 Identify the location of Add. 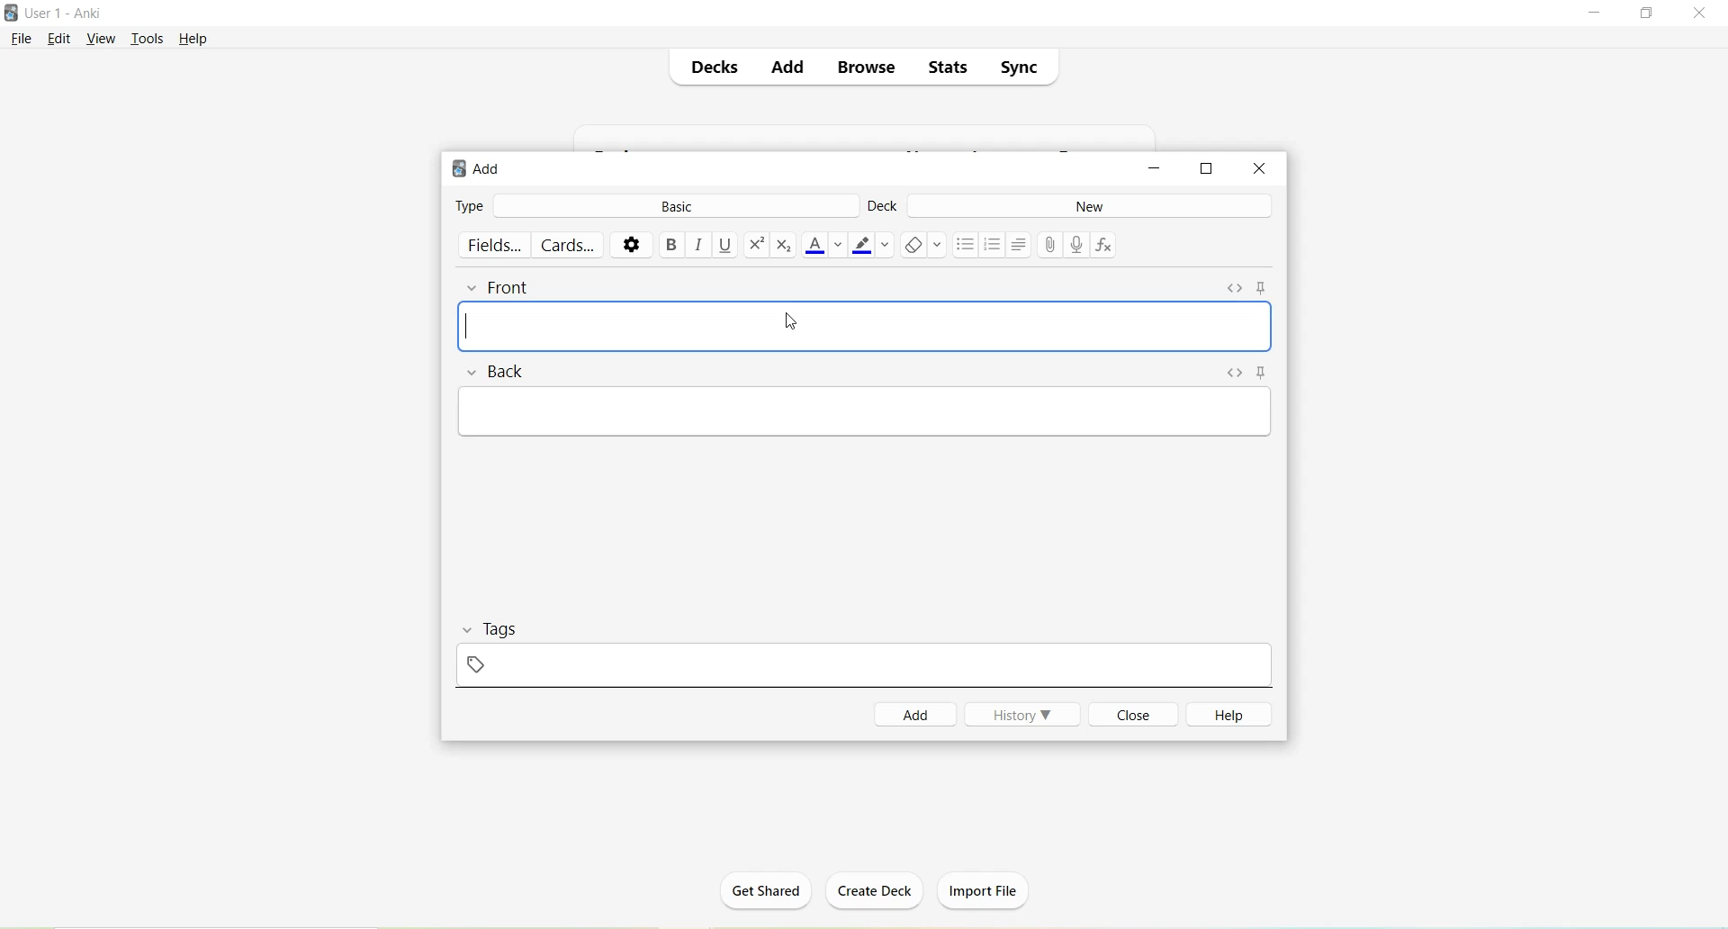
(785, 68).